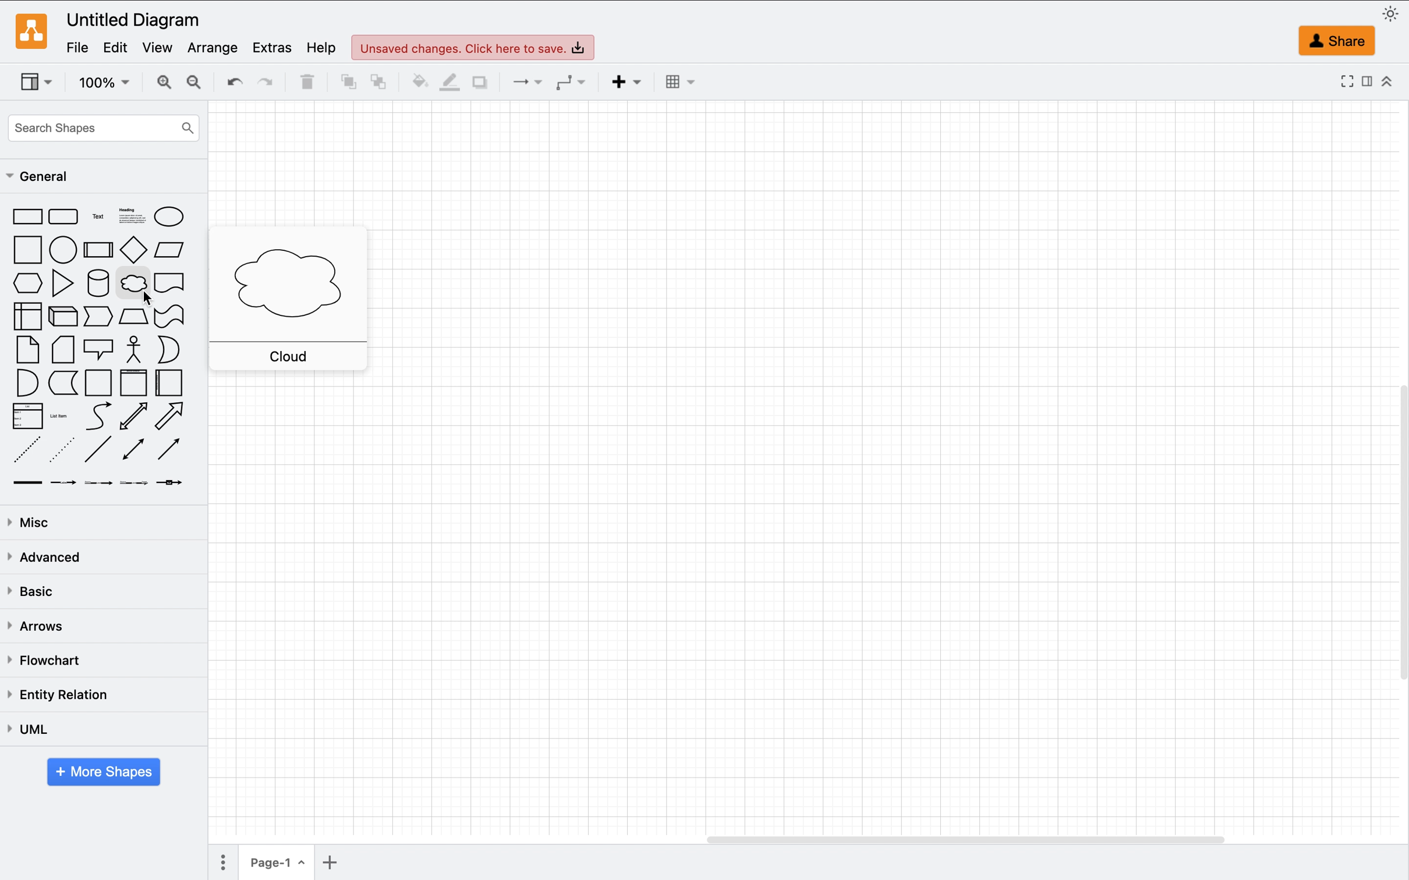 This screenshot has width=1409, height=880. Describe the element at coordinates (101, 83) in the screenshot. I see `zoom factor` at that location.